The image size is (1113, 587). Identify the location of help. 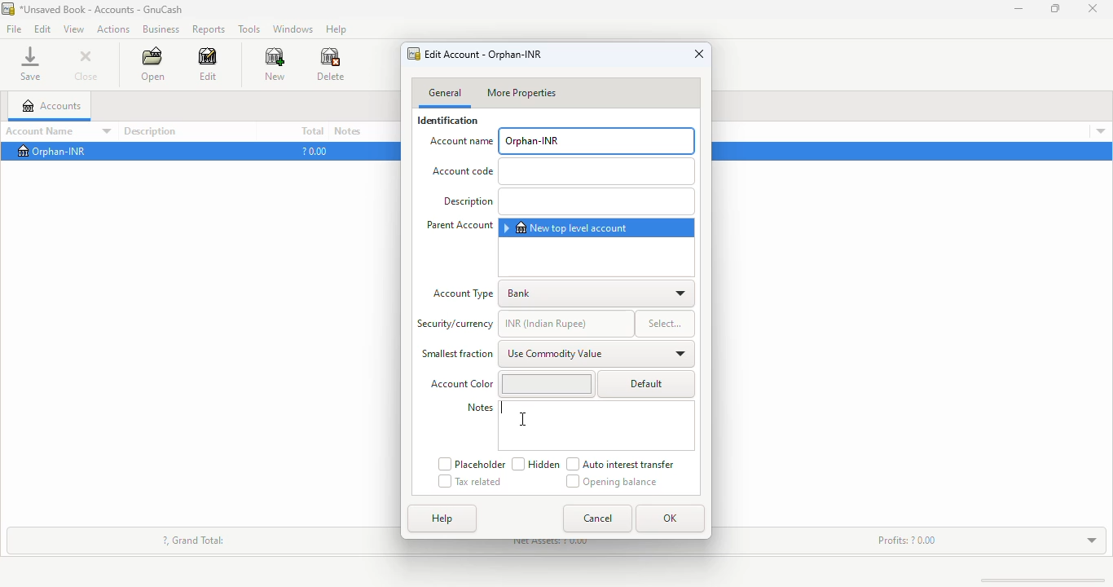
(442, 519).